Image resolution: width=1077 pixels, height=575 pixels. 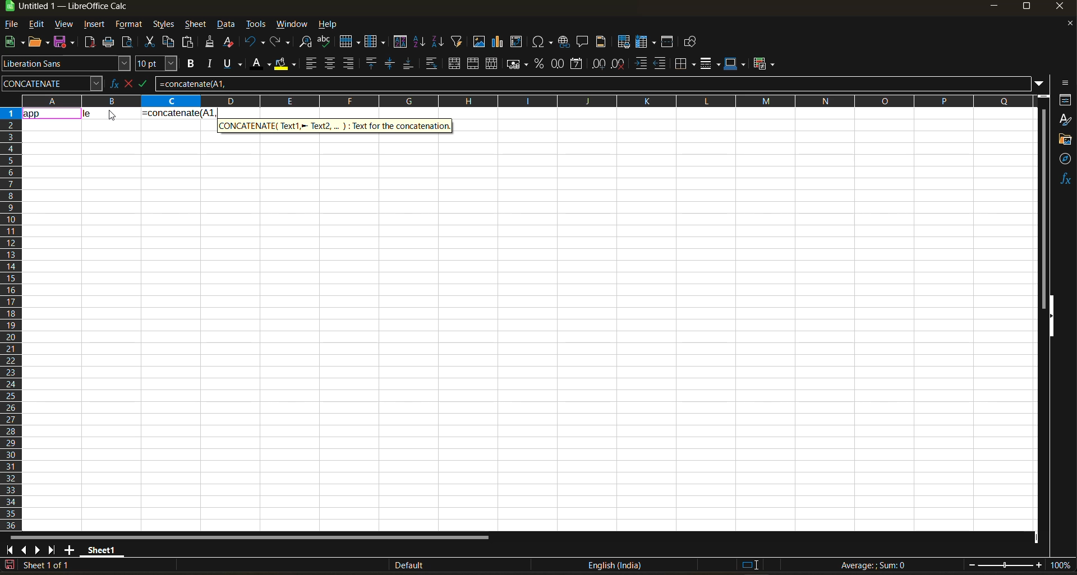 I want to click on define print area, so click(x=623, y=42).